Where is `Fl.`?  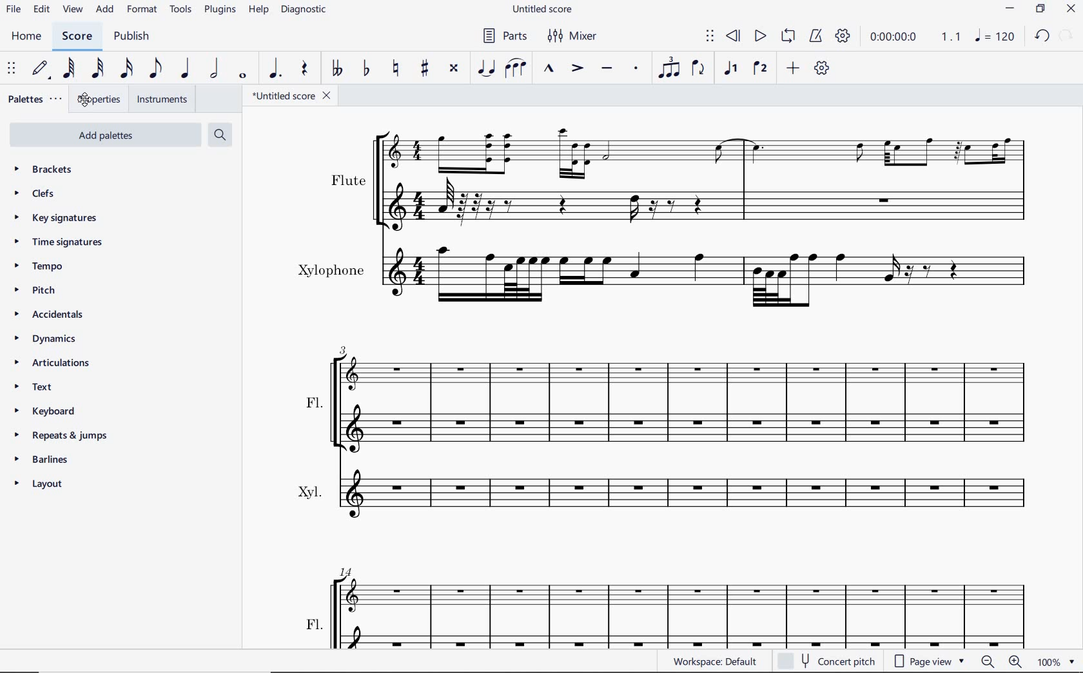 Fl. is located at coordinates (672, 391).